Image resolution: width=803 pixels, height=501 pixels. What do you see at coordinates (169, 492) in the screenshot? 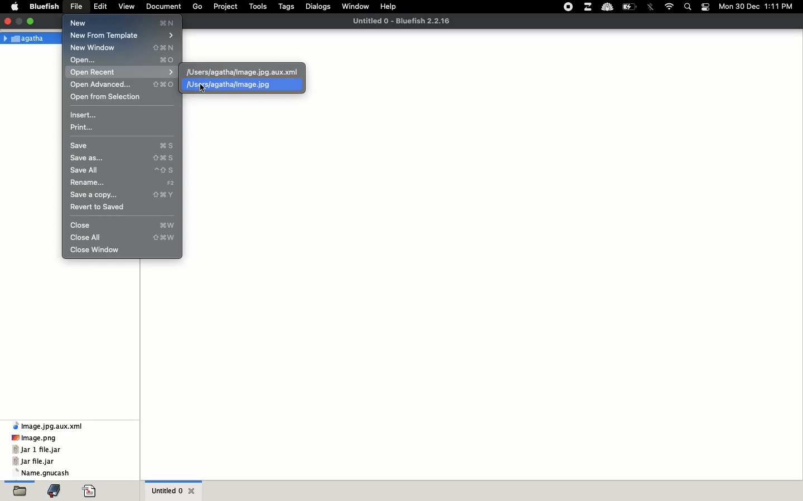
I see `untitled 0` at bounding box center [169, 492].